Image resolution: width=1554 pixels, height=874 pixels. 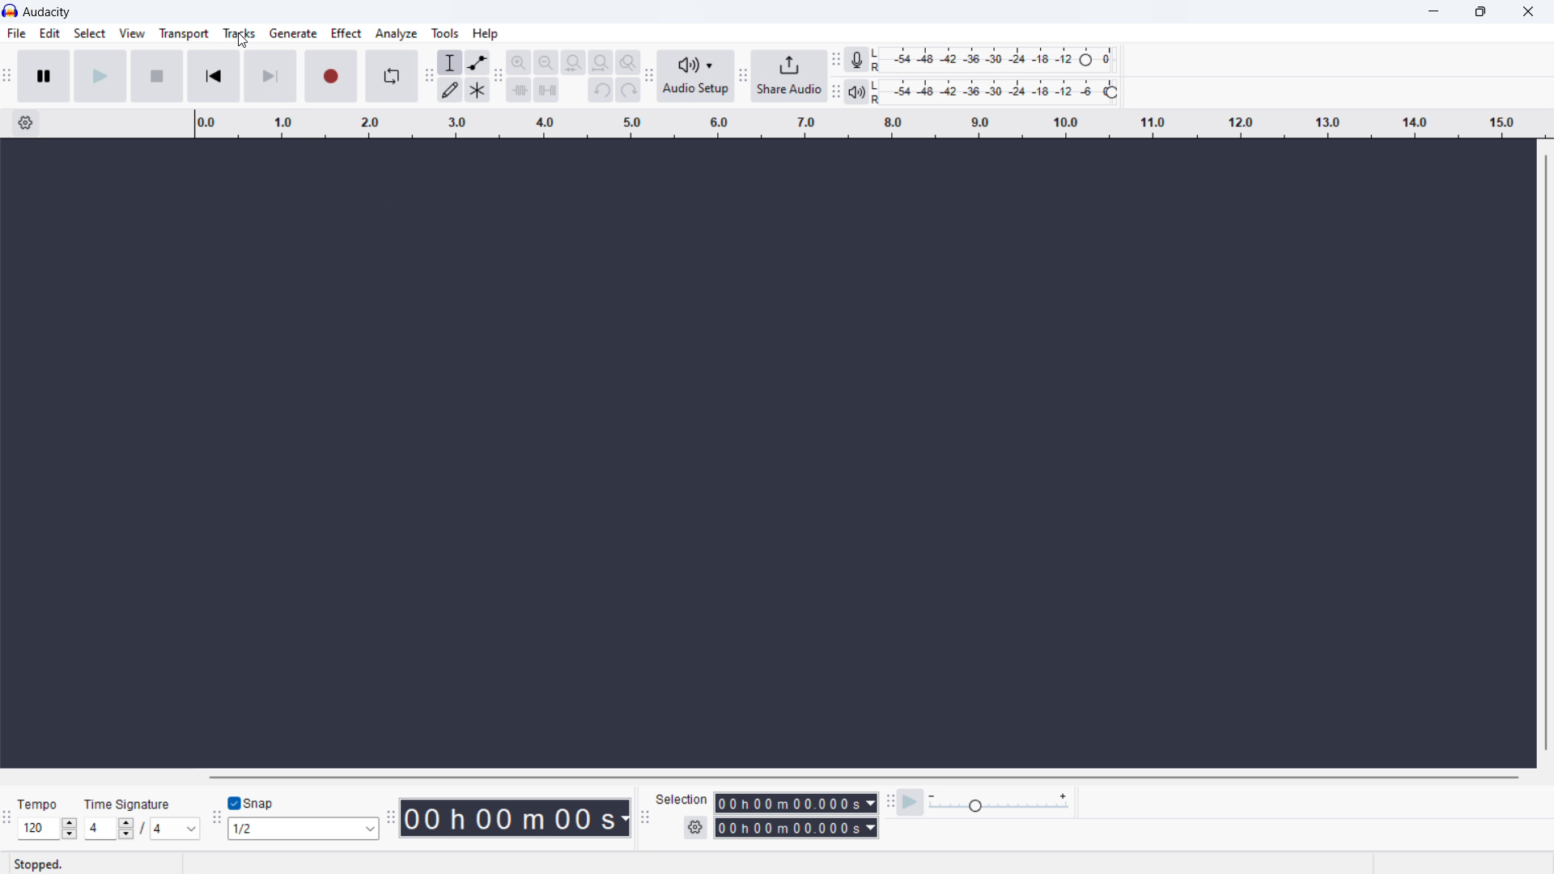 I want to click on zoom out, so click(x=545, y=62).